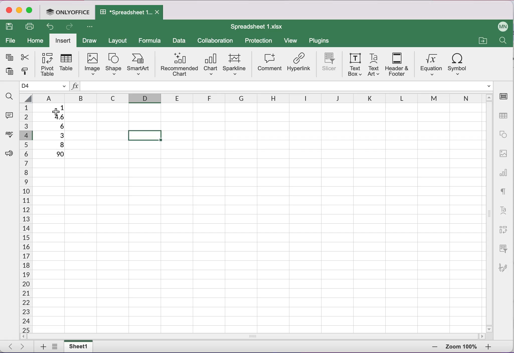  What do you see at coordinates (68, 12) in the screenshot?
I see `ONLYOFFICE` at bounding box center [68, 12].